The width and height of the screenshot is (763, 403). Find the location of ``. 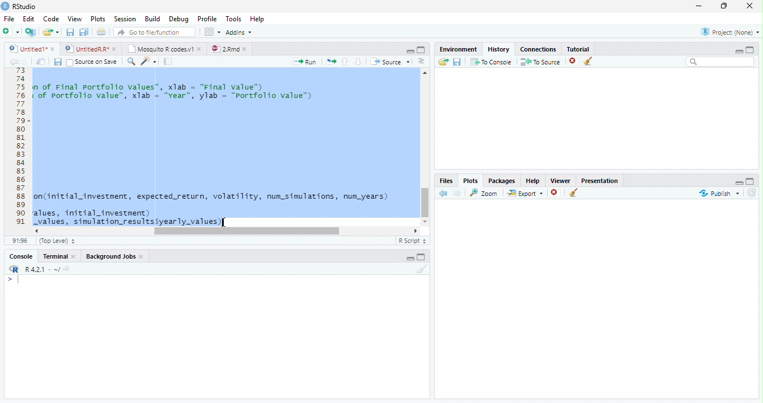

 is located at coordinates (409, 50).